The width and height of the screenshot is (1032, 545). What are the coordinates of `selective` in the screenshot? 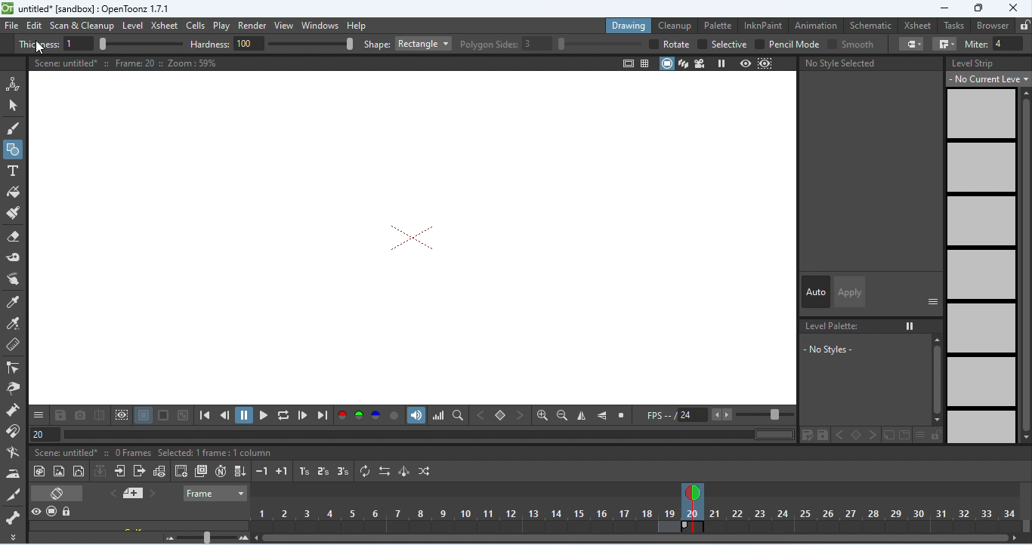 It's located at (721, 44).